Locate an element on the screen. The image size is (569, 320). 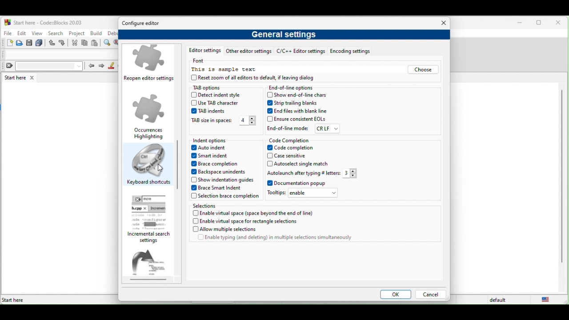
vertical scroll bar is located at coordinates (561, 177).